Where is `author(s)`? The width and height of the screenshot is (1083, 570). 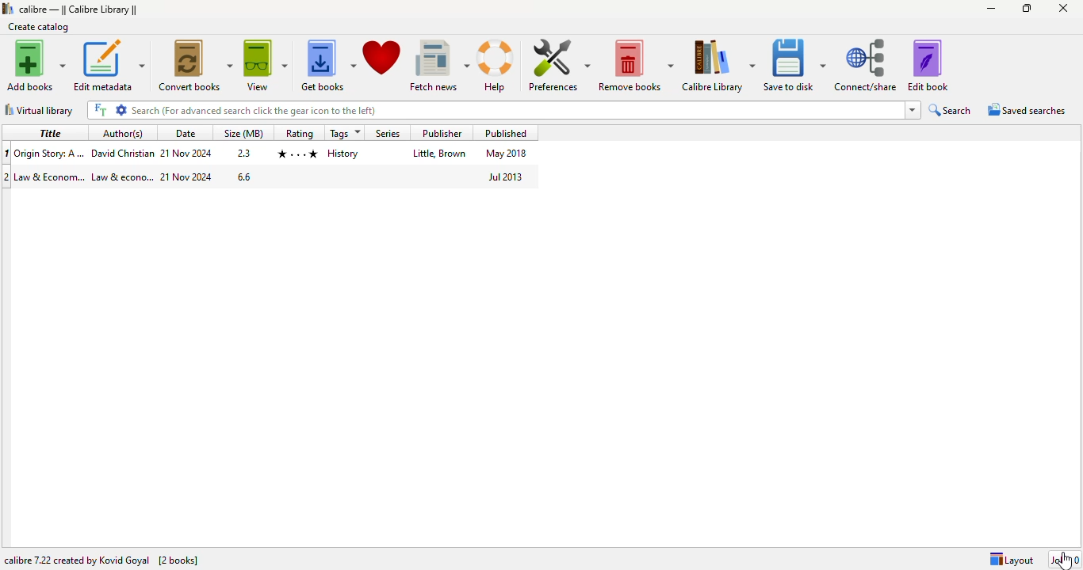
author(s) is located at coordinates (124, 133).